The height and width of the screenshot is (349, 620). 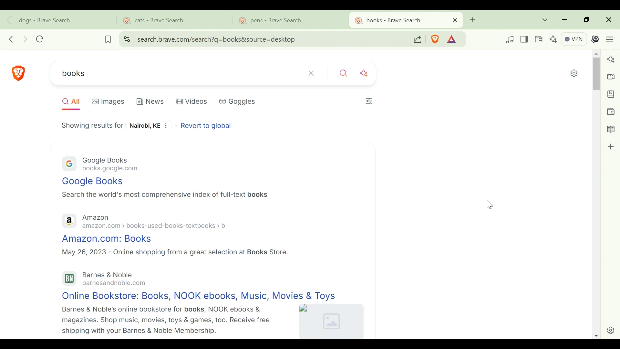 What do you see at coordinates (435, 38) in the screenshot?
I see `Brave Shield` at bounding box center [435, 38].